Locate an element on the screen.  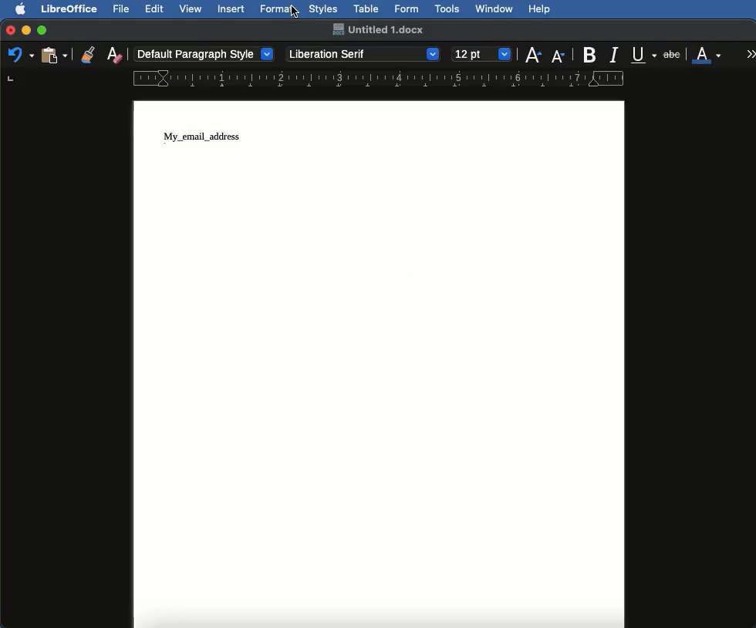
Ruler is located at coordinates (395, 79).